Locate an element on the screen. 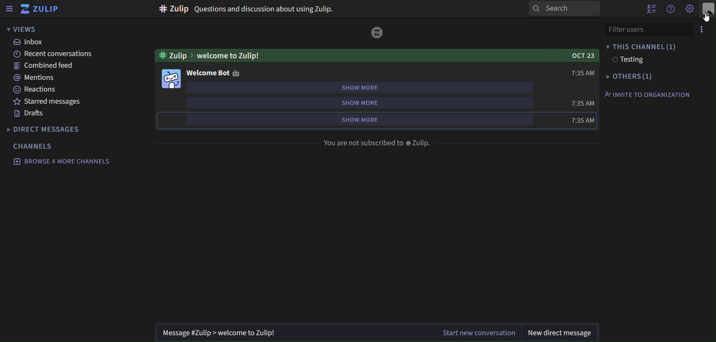 Image resolution: width=716 pixels, height=342 pixels. invite to organization is located at coordinates (647, 94).